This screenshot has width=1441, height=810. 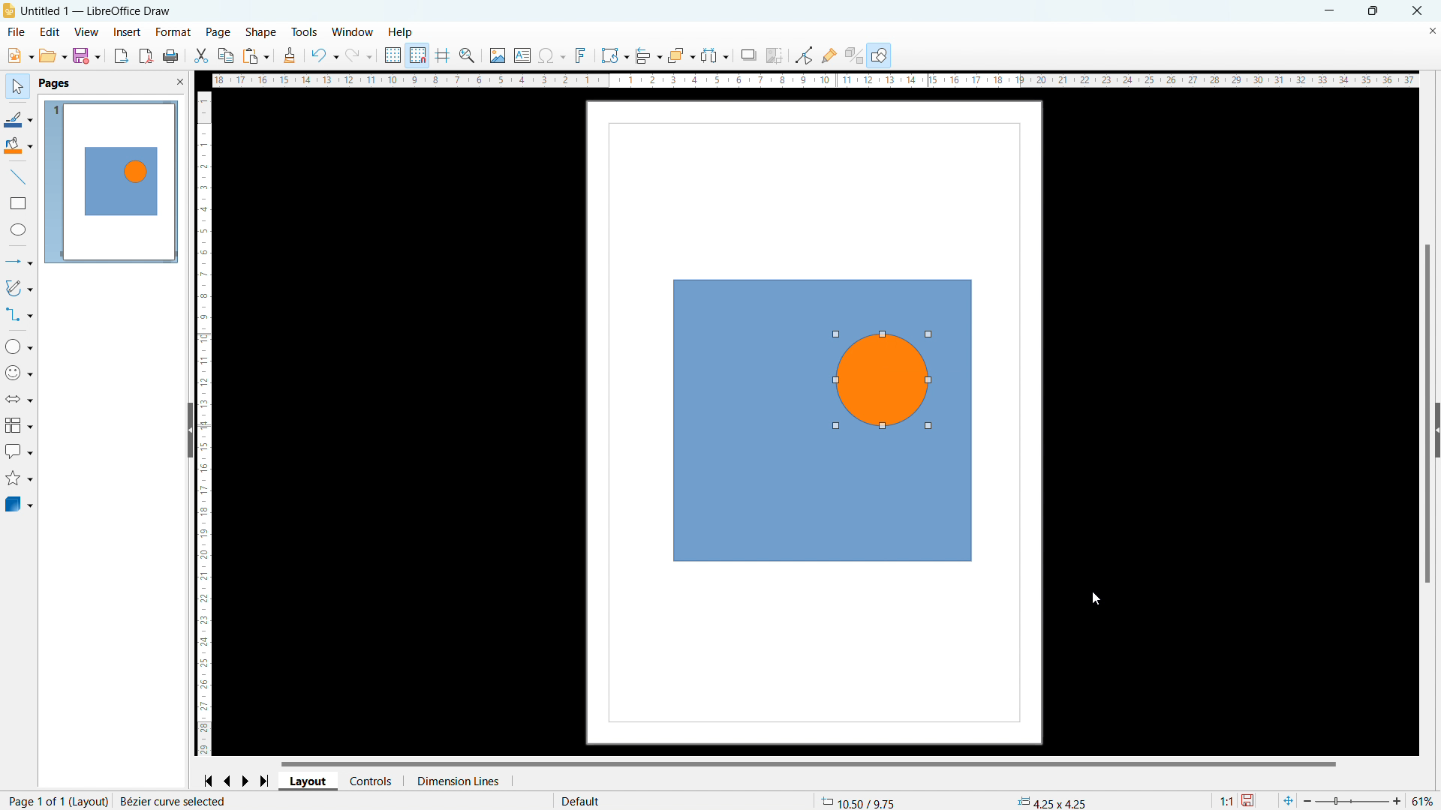 What do you see at coordinates (200, 56) in the screenshot?
I see `cut` at bounding box center [200, 56].